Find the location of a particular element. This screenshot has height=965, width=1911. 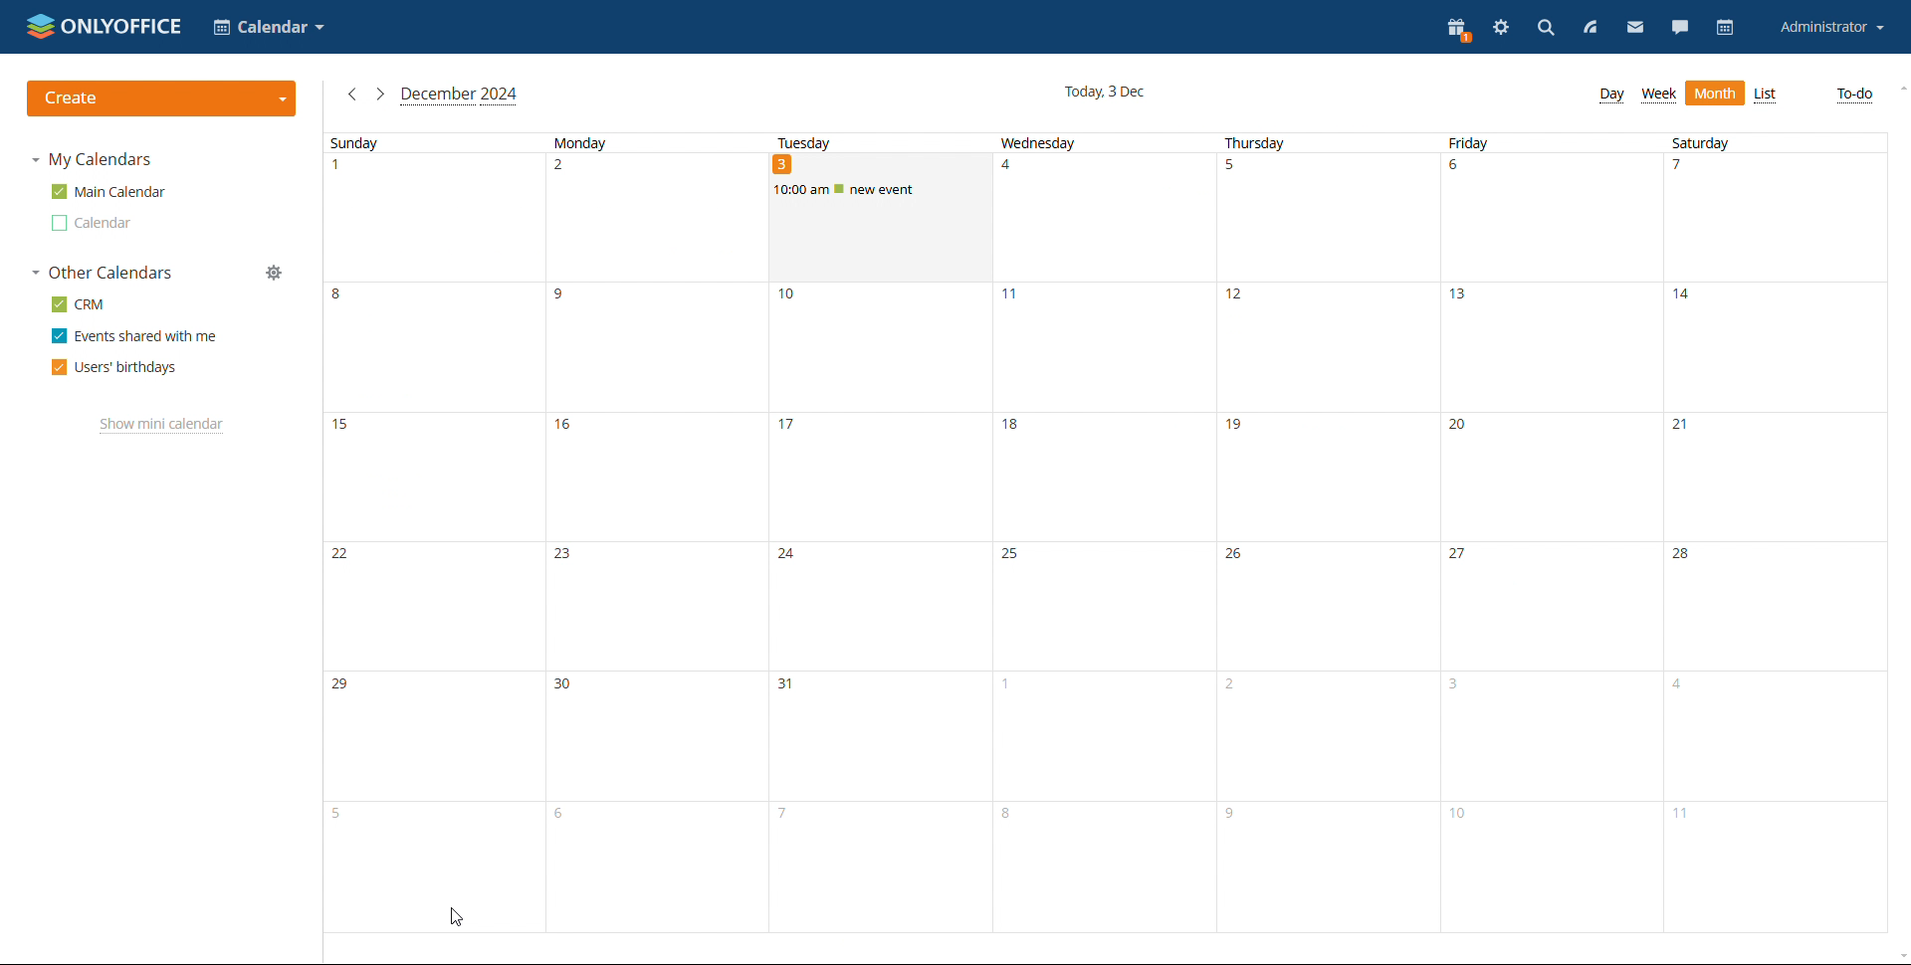

8 is located at coordinates (435, 346).